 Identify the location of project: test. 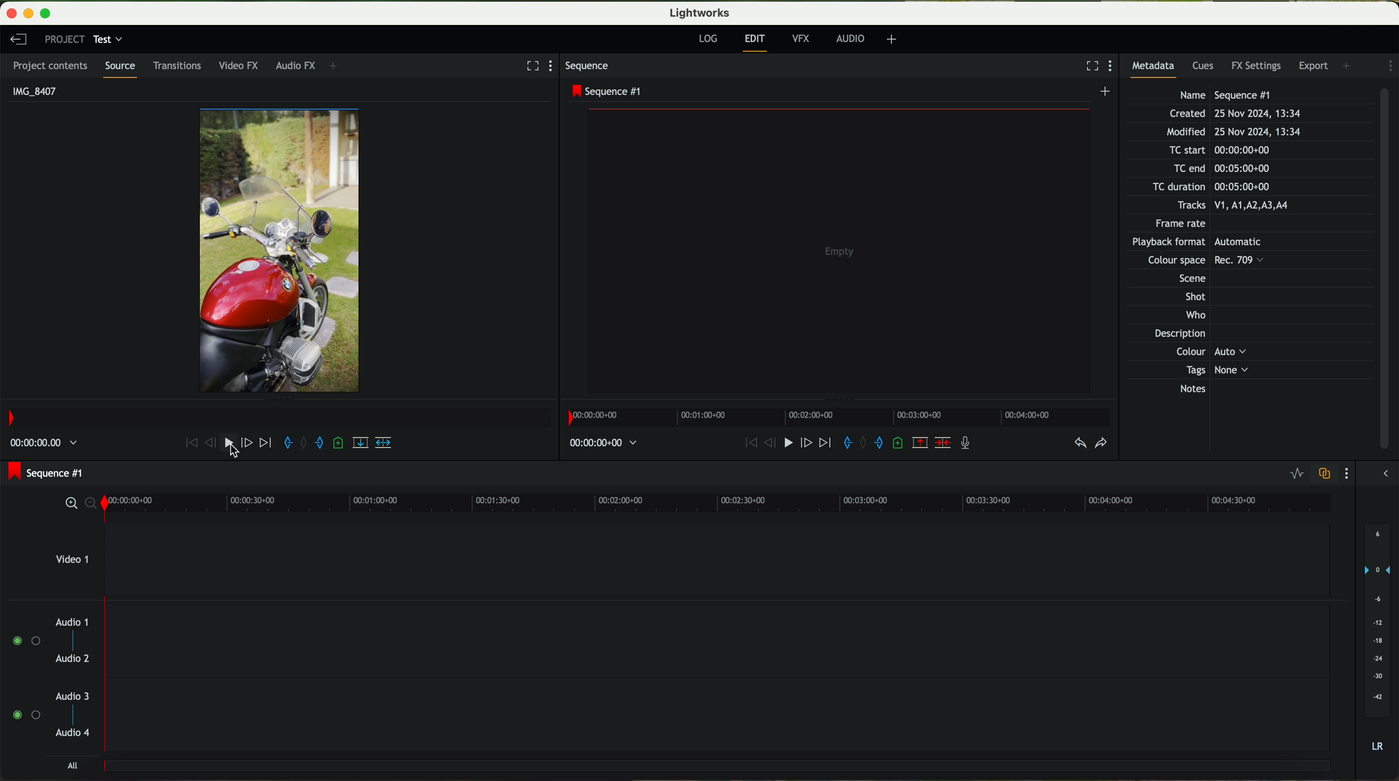
(83, 40).